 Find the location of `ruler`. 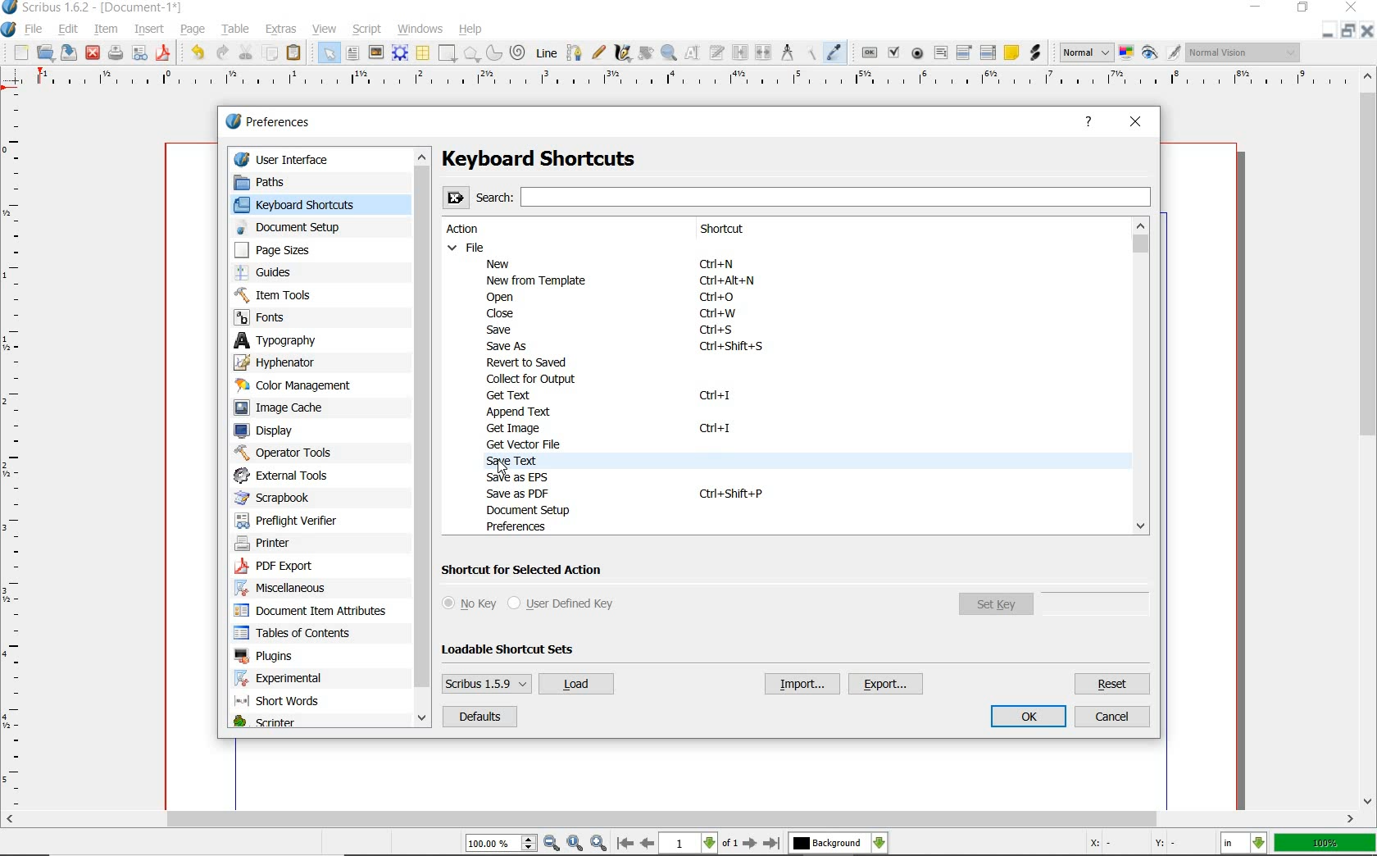

ruler is located at coordinates (15, 453).